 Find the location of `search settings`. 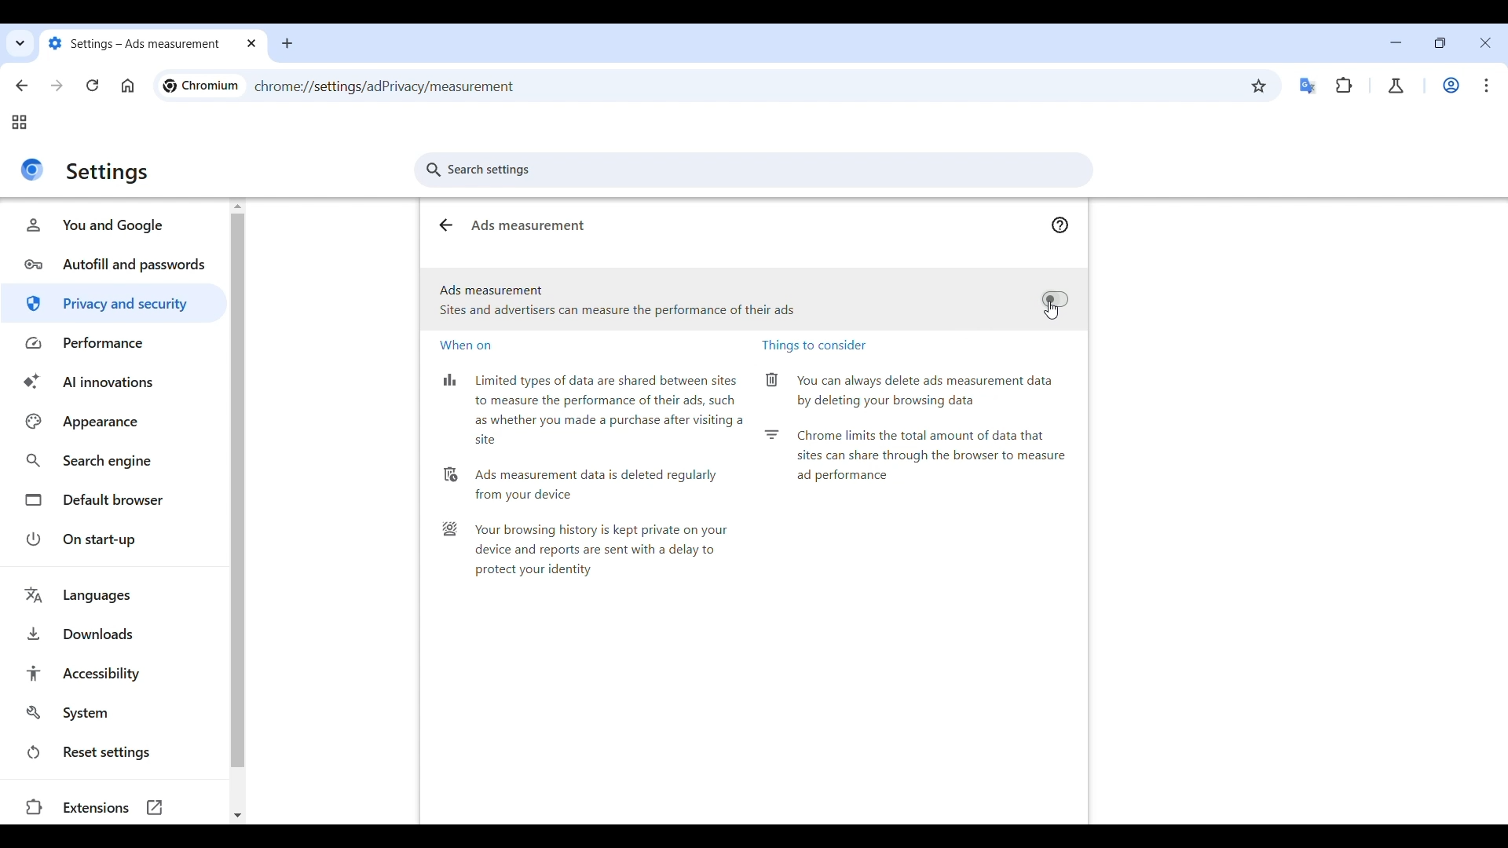

search settings is located at coordinates (760, 173).